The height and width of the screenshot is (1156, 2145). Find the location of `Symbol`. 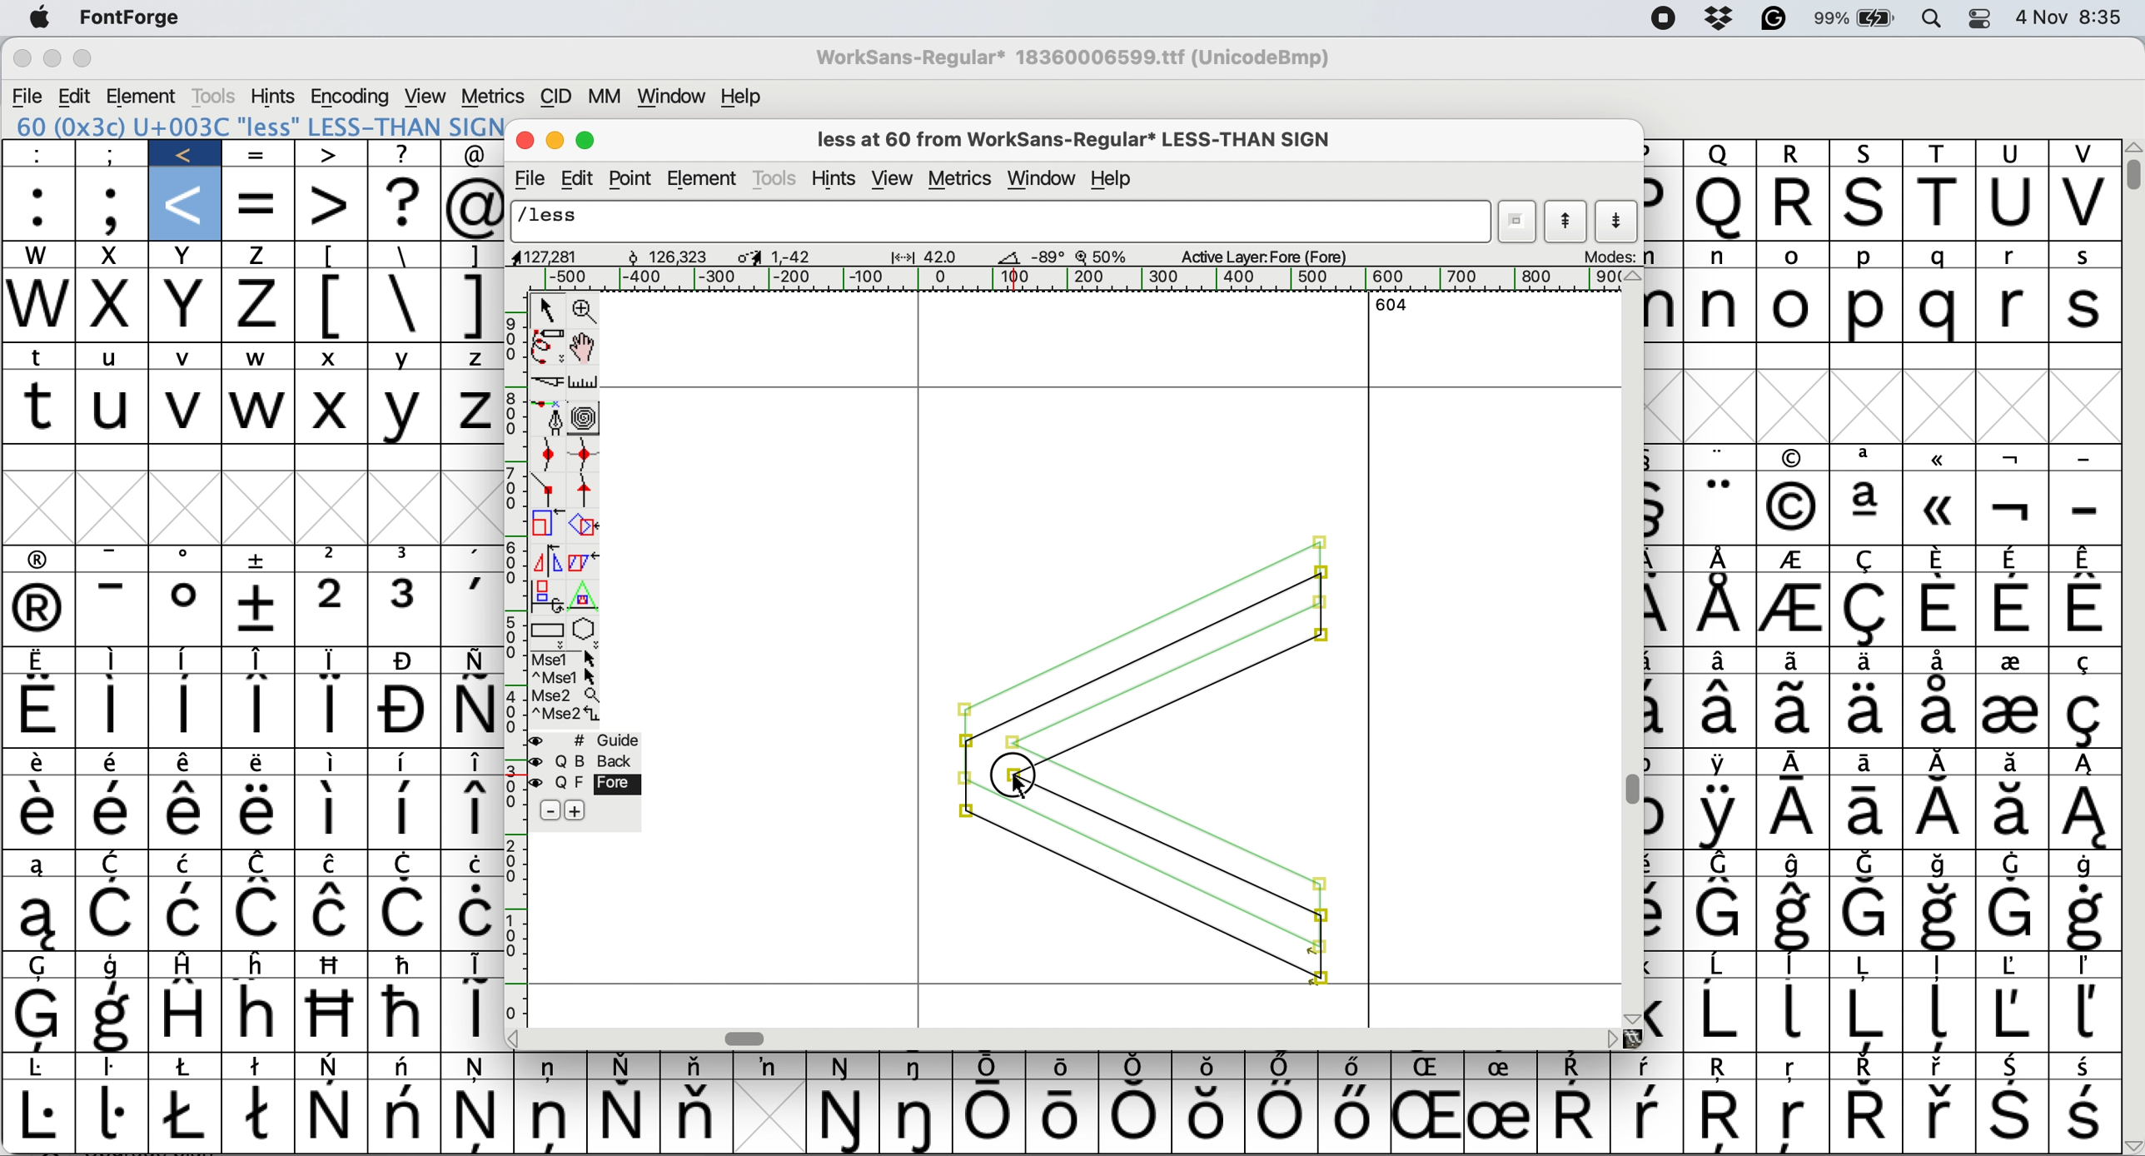

Symbol is located at coordinates (1135, 1118).